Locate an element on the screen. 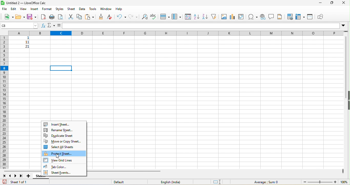 Image resolution: width=350 pixels, height=185 pixels. copy is located at coordinates (79, 17).